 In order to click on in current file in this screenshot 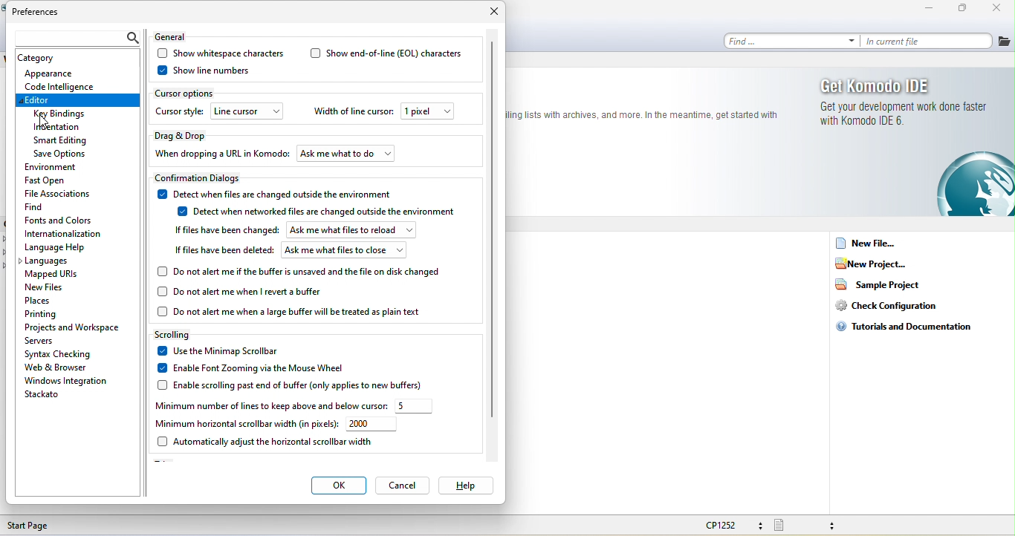, I will do `click(929, 40)`.